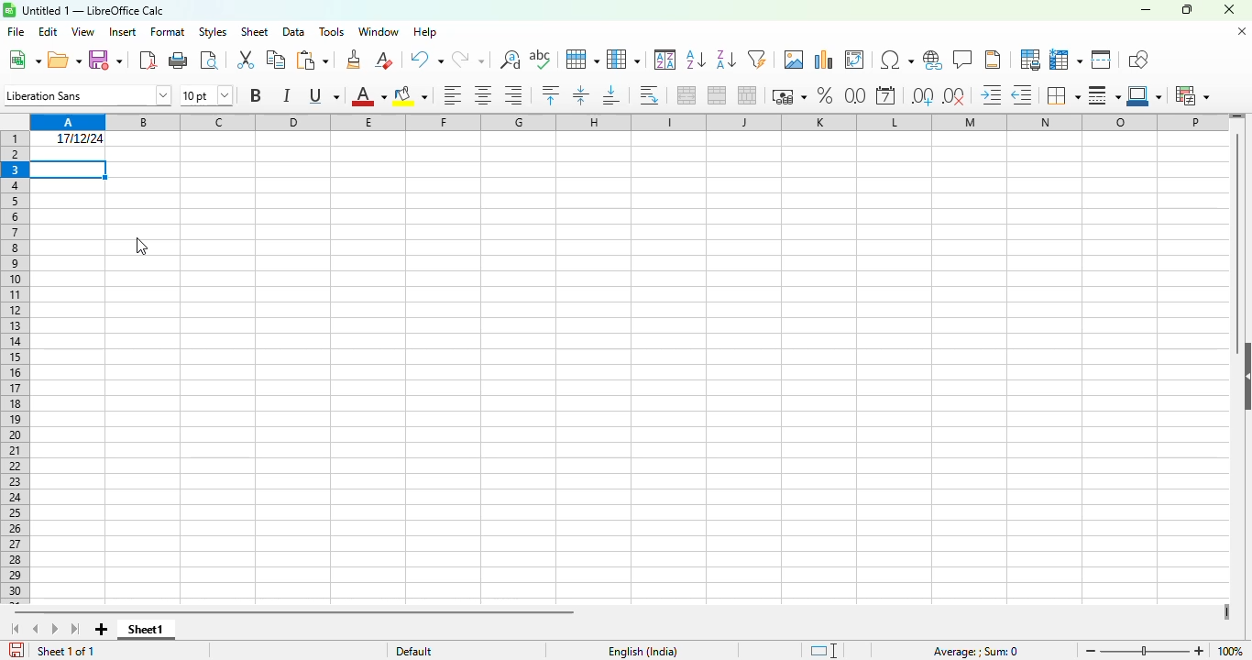 This screenshot has height=660, width=1252. What do you see at coordinates (104, 60) in the screenshot?
I see `save` at bounding box center [104, 60].